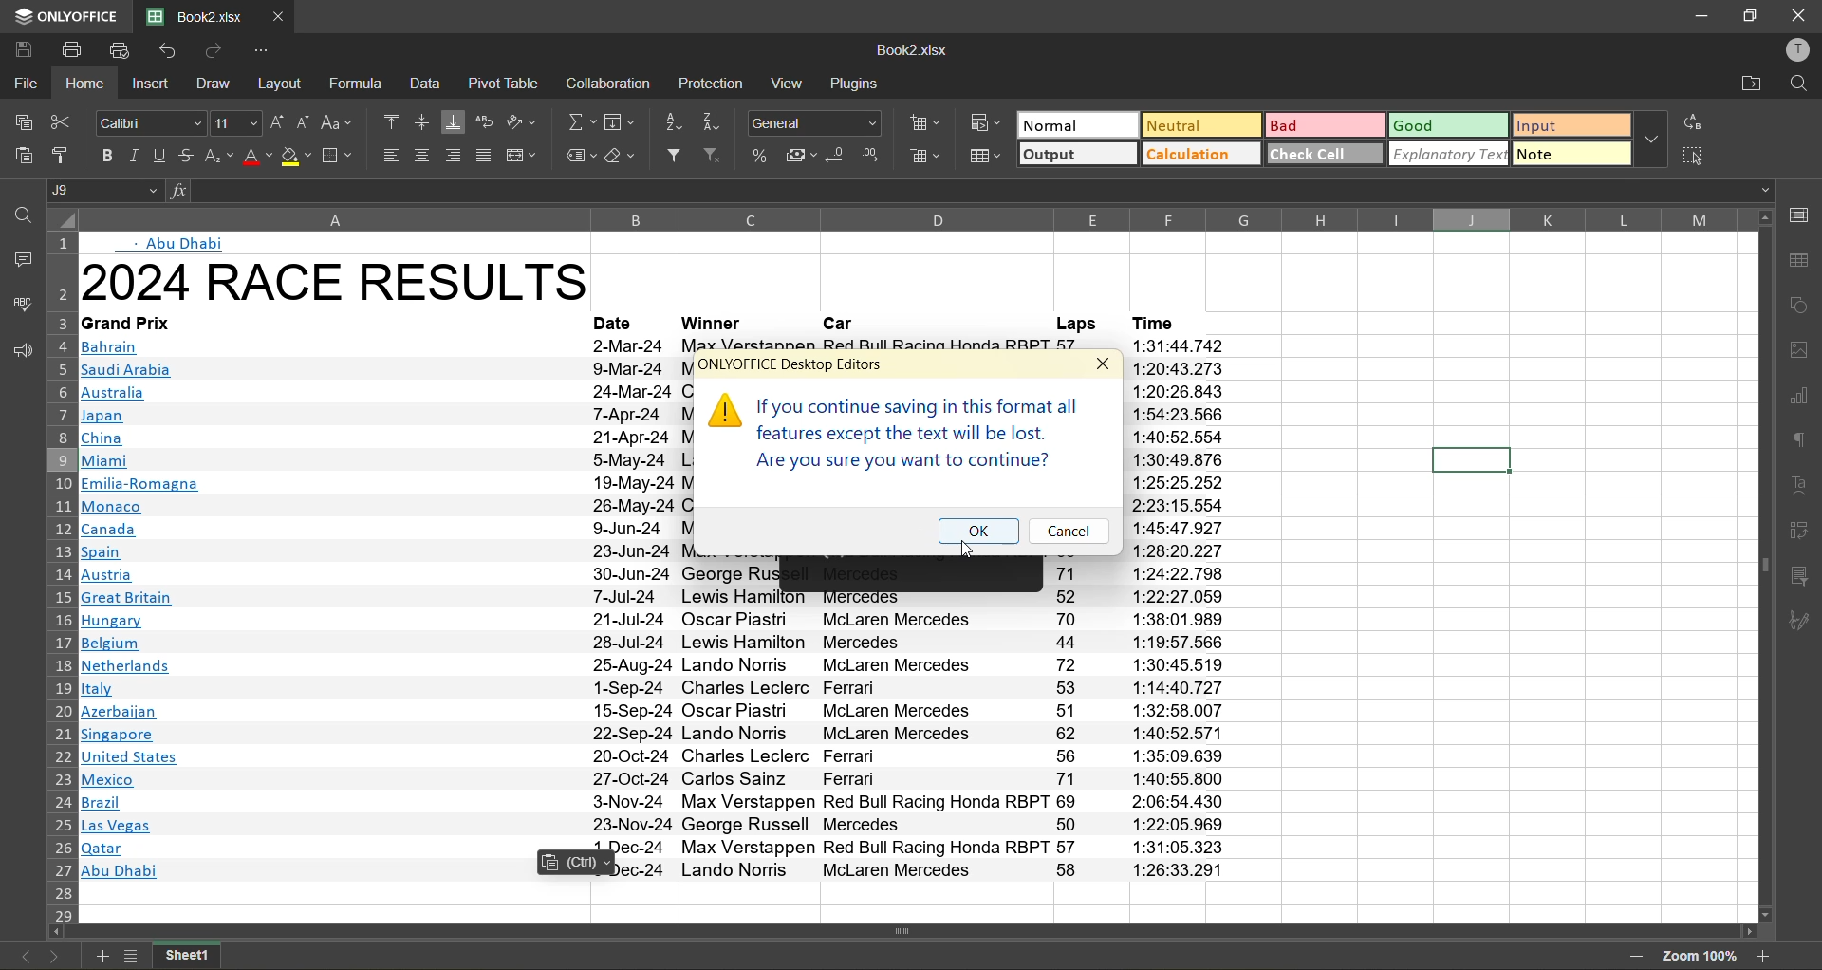 Image resolution: width=1822 pixels, height=970 pixels. What do you see at coordinates (1452, 125) in the screenshot?
I see `good` at bounding box center [1452, 125].